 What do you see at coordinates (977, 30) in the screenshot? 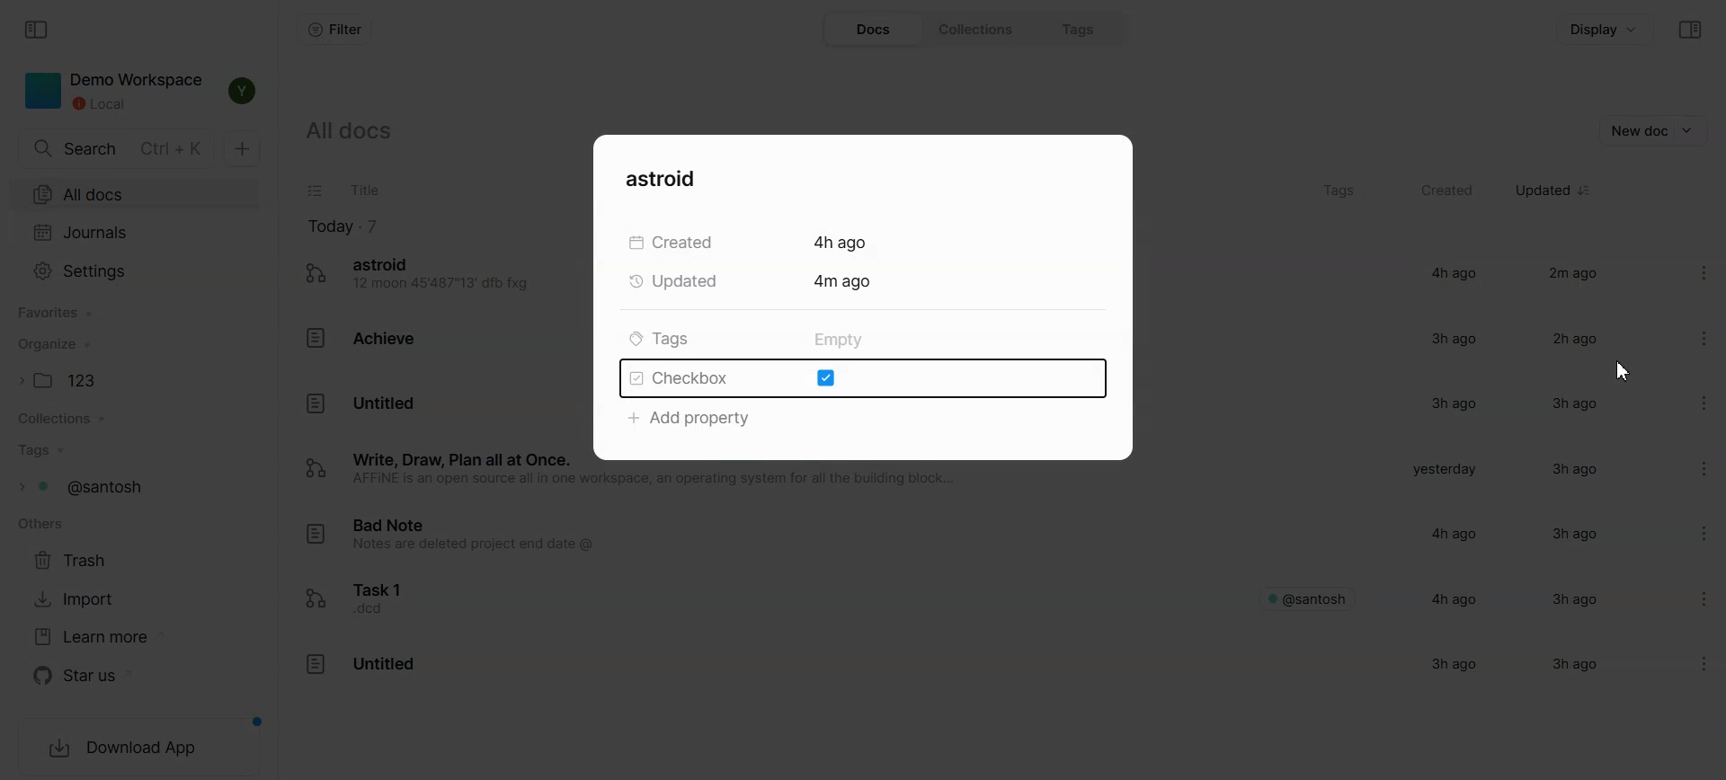
I see `Collections` at bounding box center [977, 30].